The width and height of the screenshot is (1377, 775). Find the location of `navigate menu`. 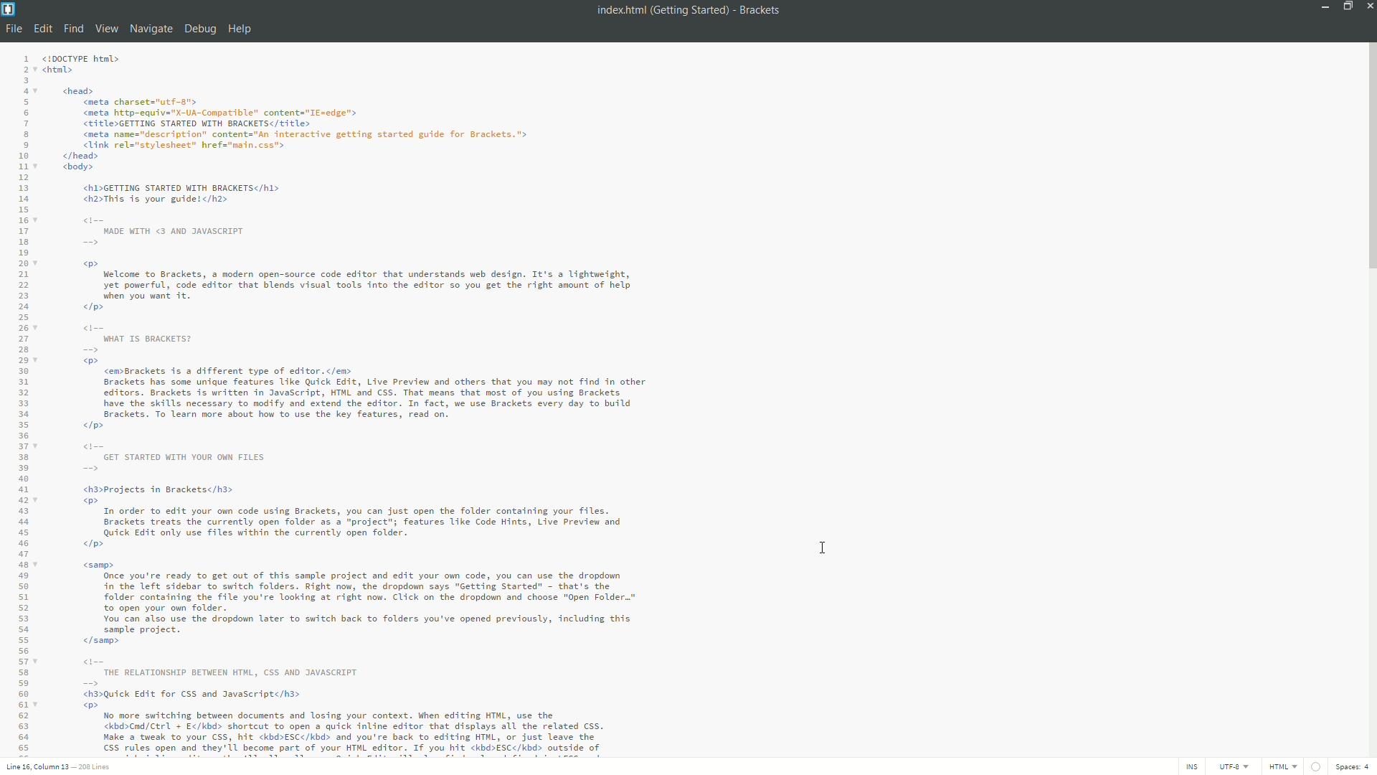

navigate menu is located at coordinates (150, 29).